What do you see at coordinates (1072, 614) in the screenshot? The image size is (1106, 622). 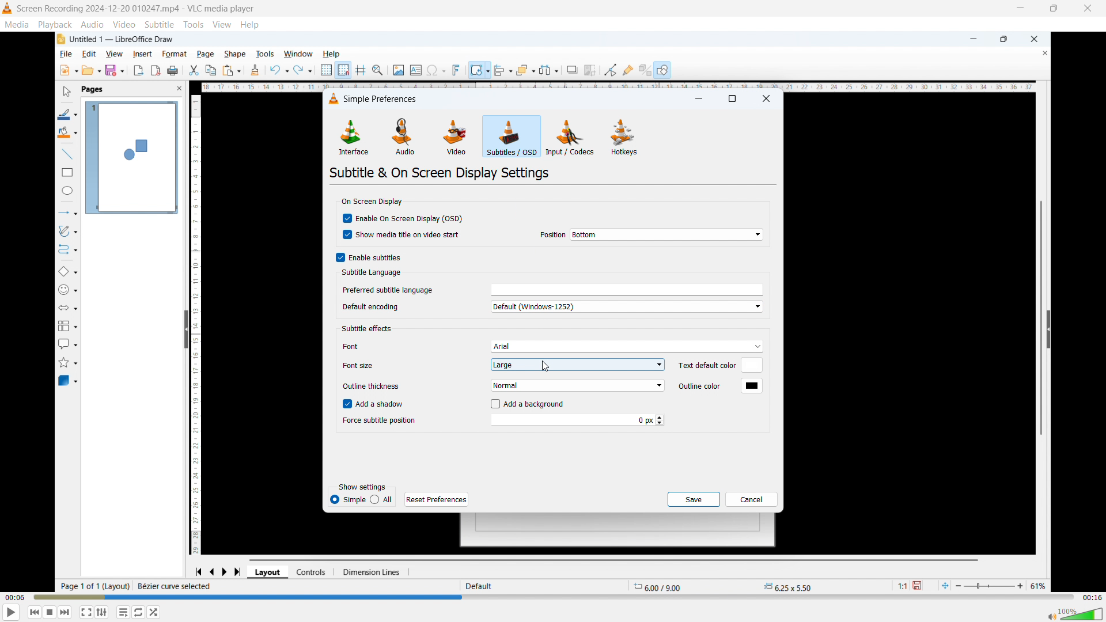 I see `Sound bar ` at bounding box center [1072, 614].